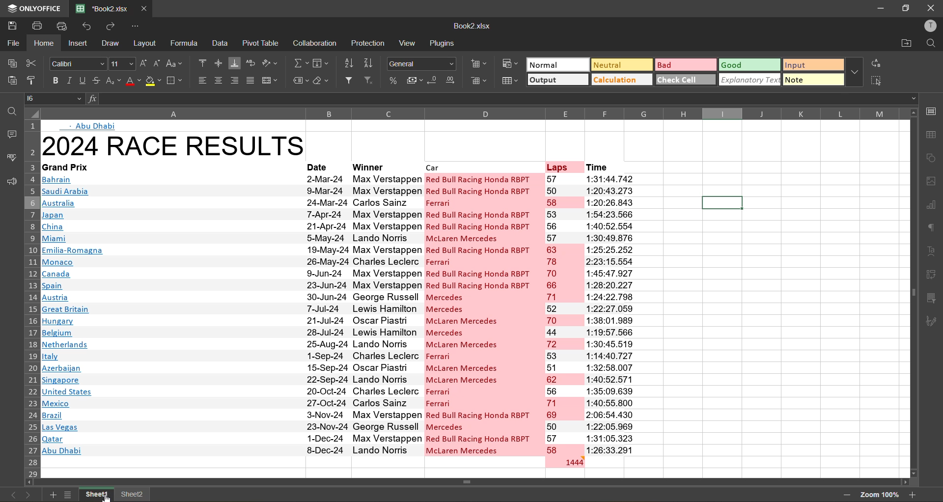 This screenshot has height=502, width=943. Describe the element at coordinates (11, 136) in the screenshot. I see `comments` at that location.